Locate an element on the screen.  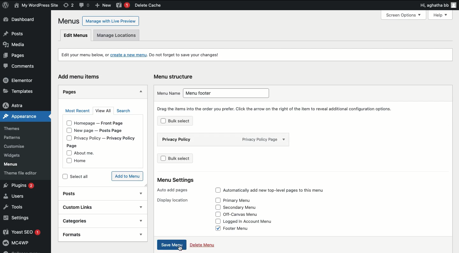
WordPress Logo is located at coordinates (6, 5).